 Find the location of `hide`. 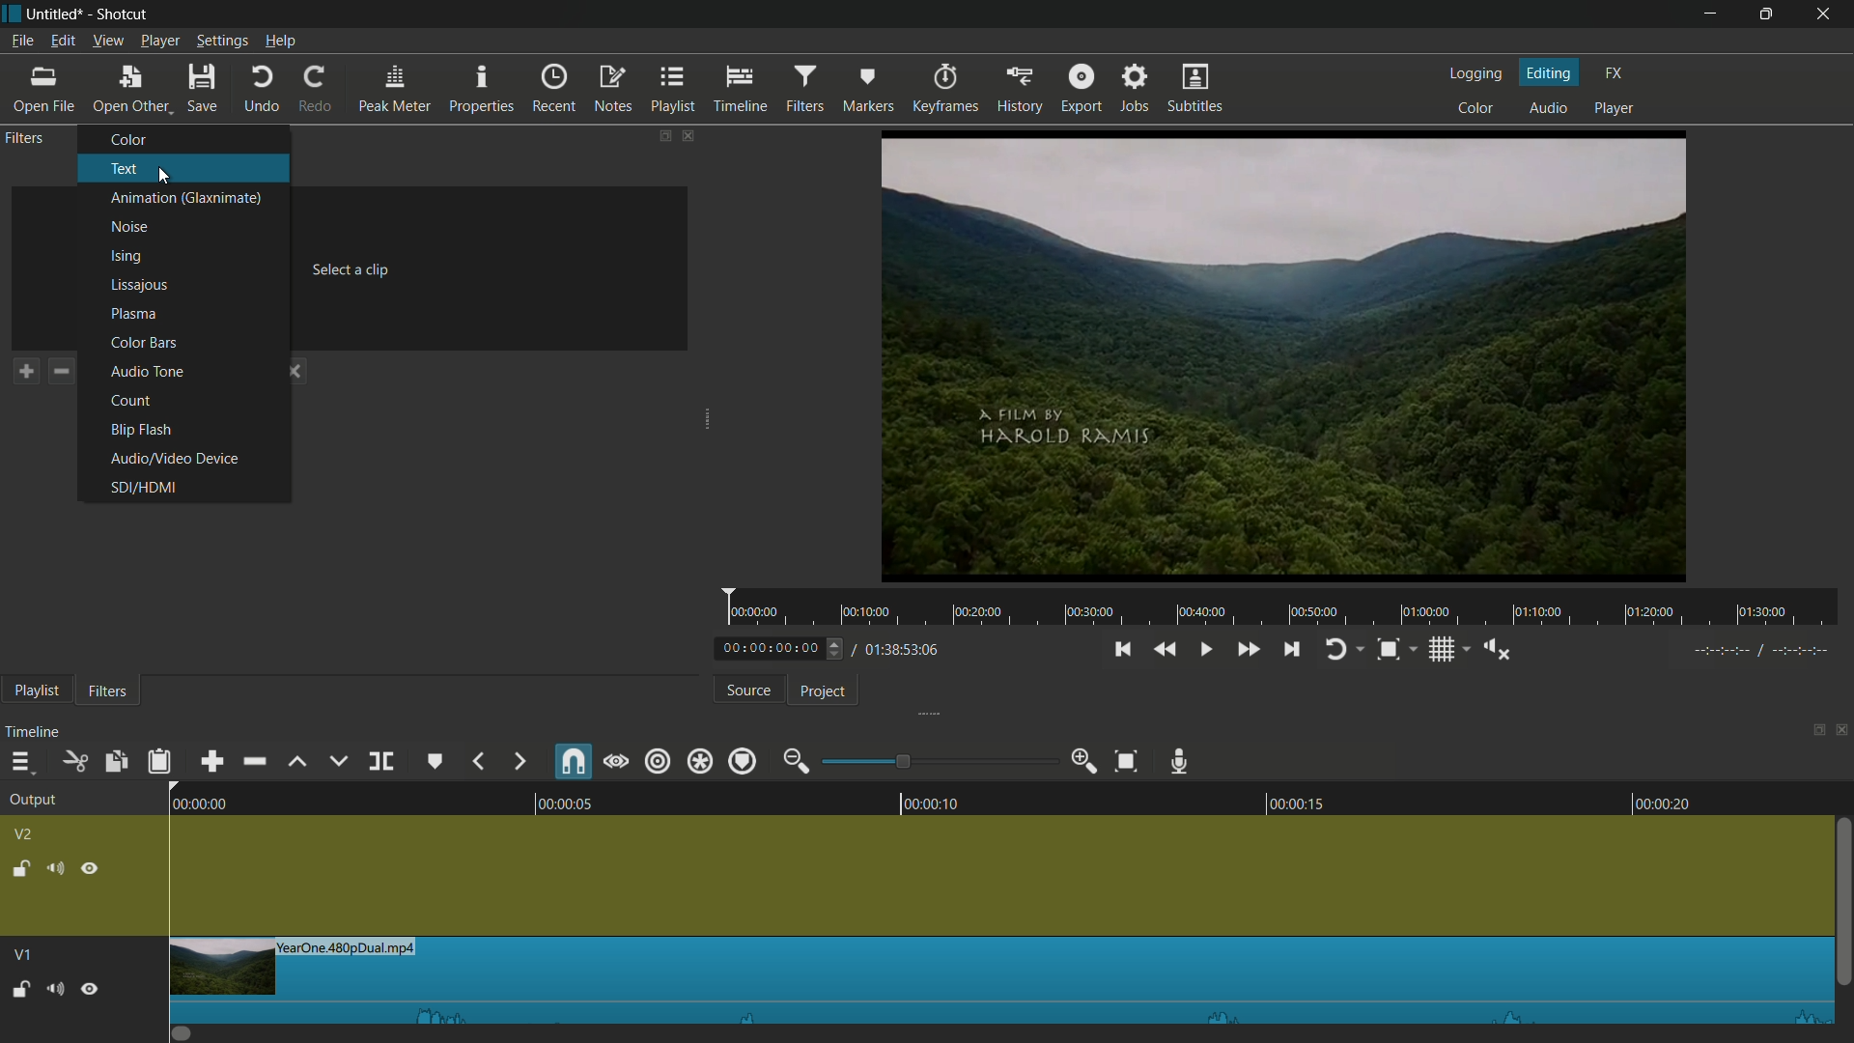

hide is located at coordinates (92, 866).